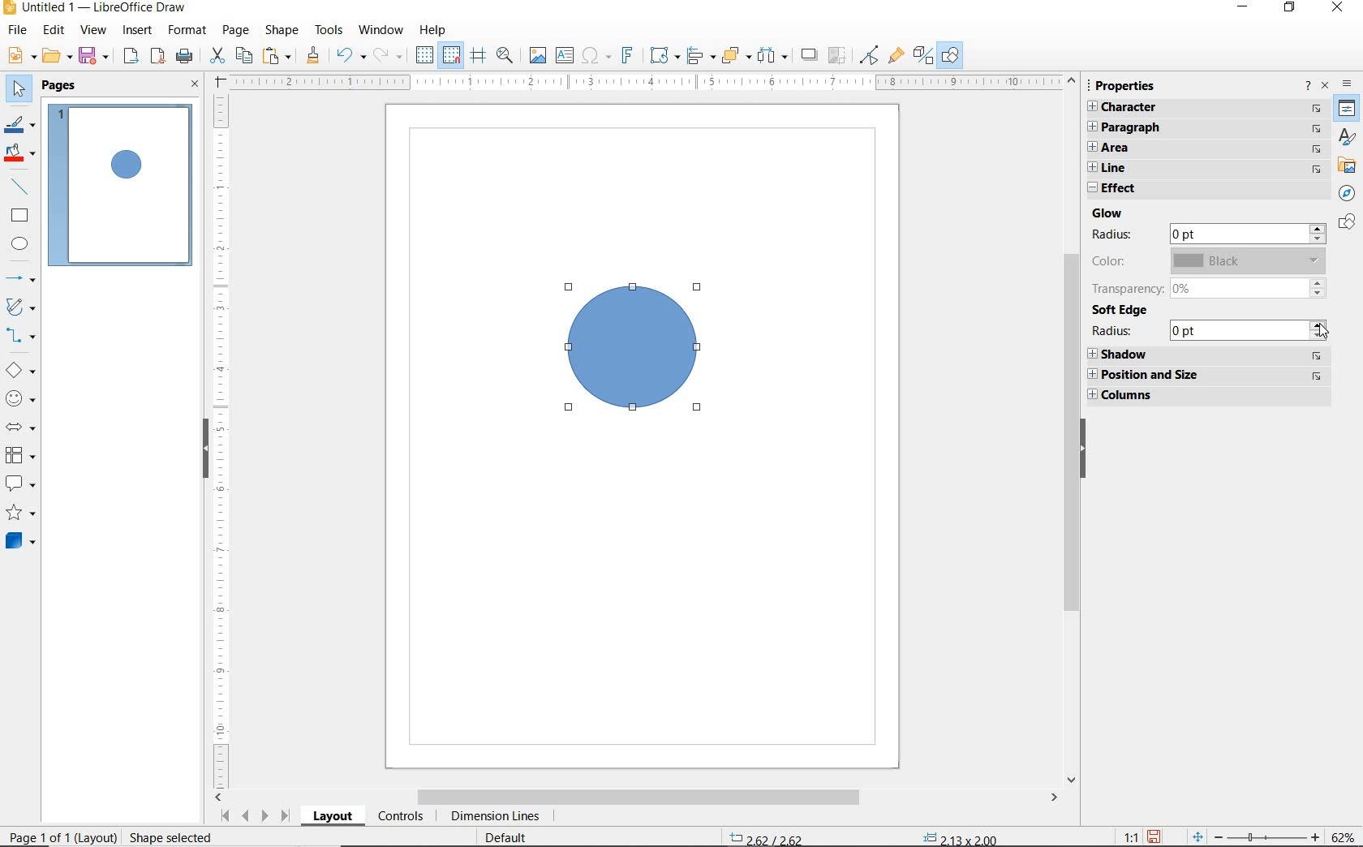 The image size is (1363, 847). Describe the element at coordinates (1325, 88) in the screenshot. I see `CLOSE` at that location.